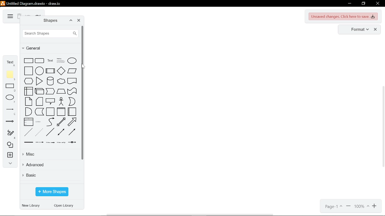  Describe the element at coordinates (72, 91) in the screenshot. I see `tape` at that location.